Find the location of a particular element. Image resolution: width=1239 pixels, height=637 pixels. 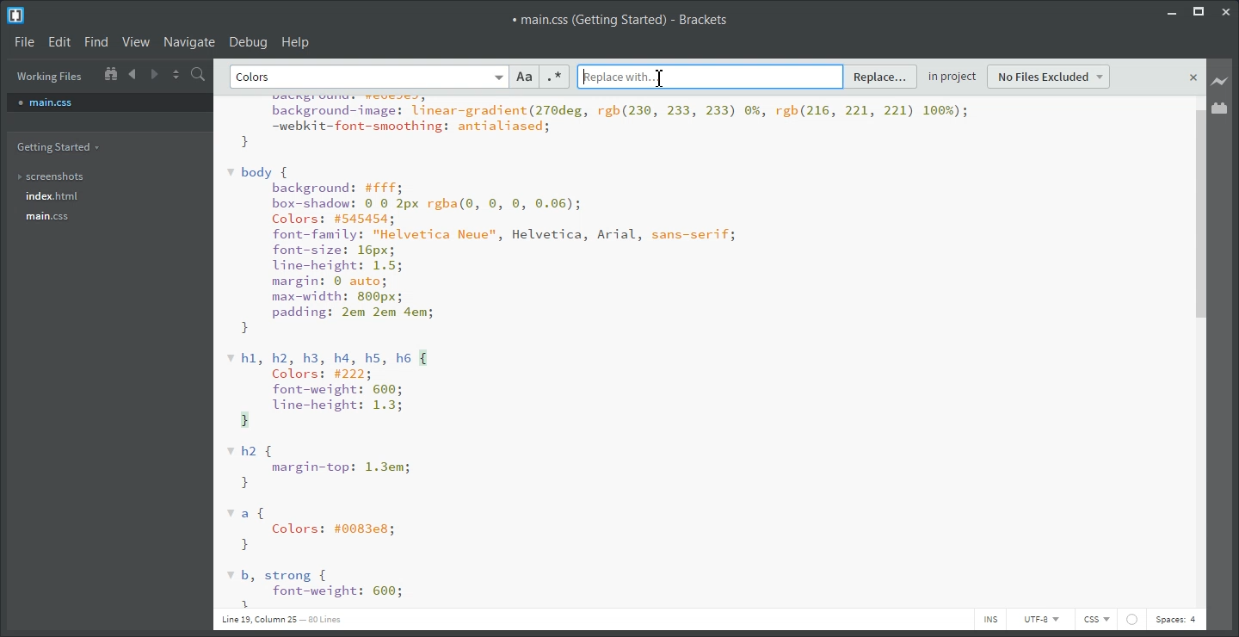

CSS is located at coordinates (1096, 620).